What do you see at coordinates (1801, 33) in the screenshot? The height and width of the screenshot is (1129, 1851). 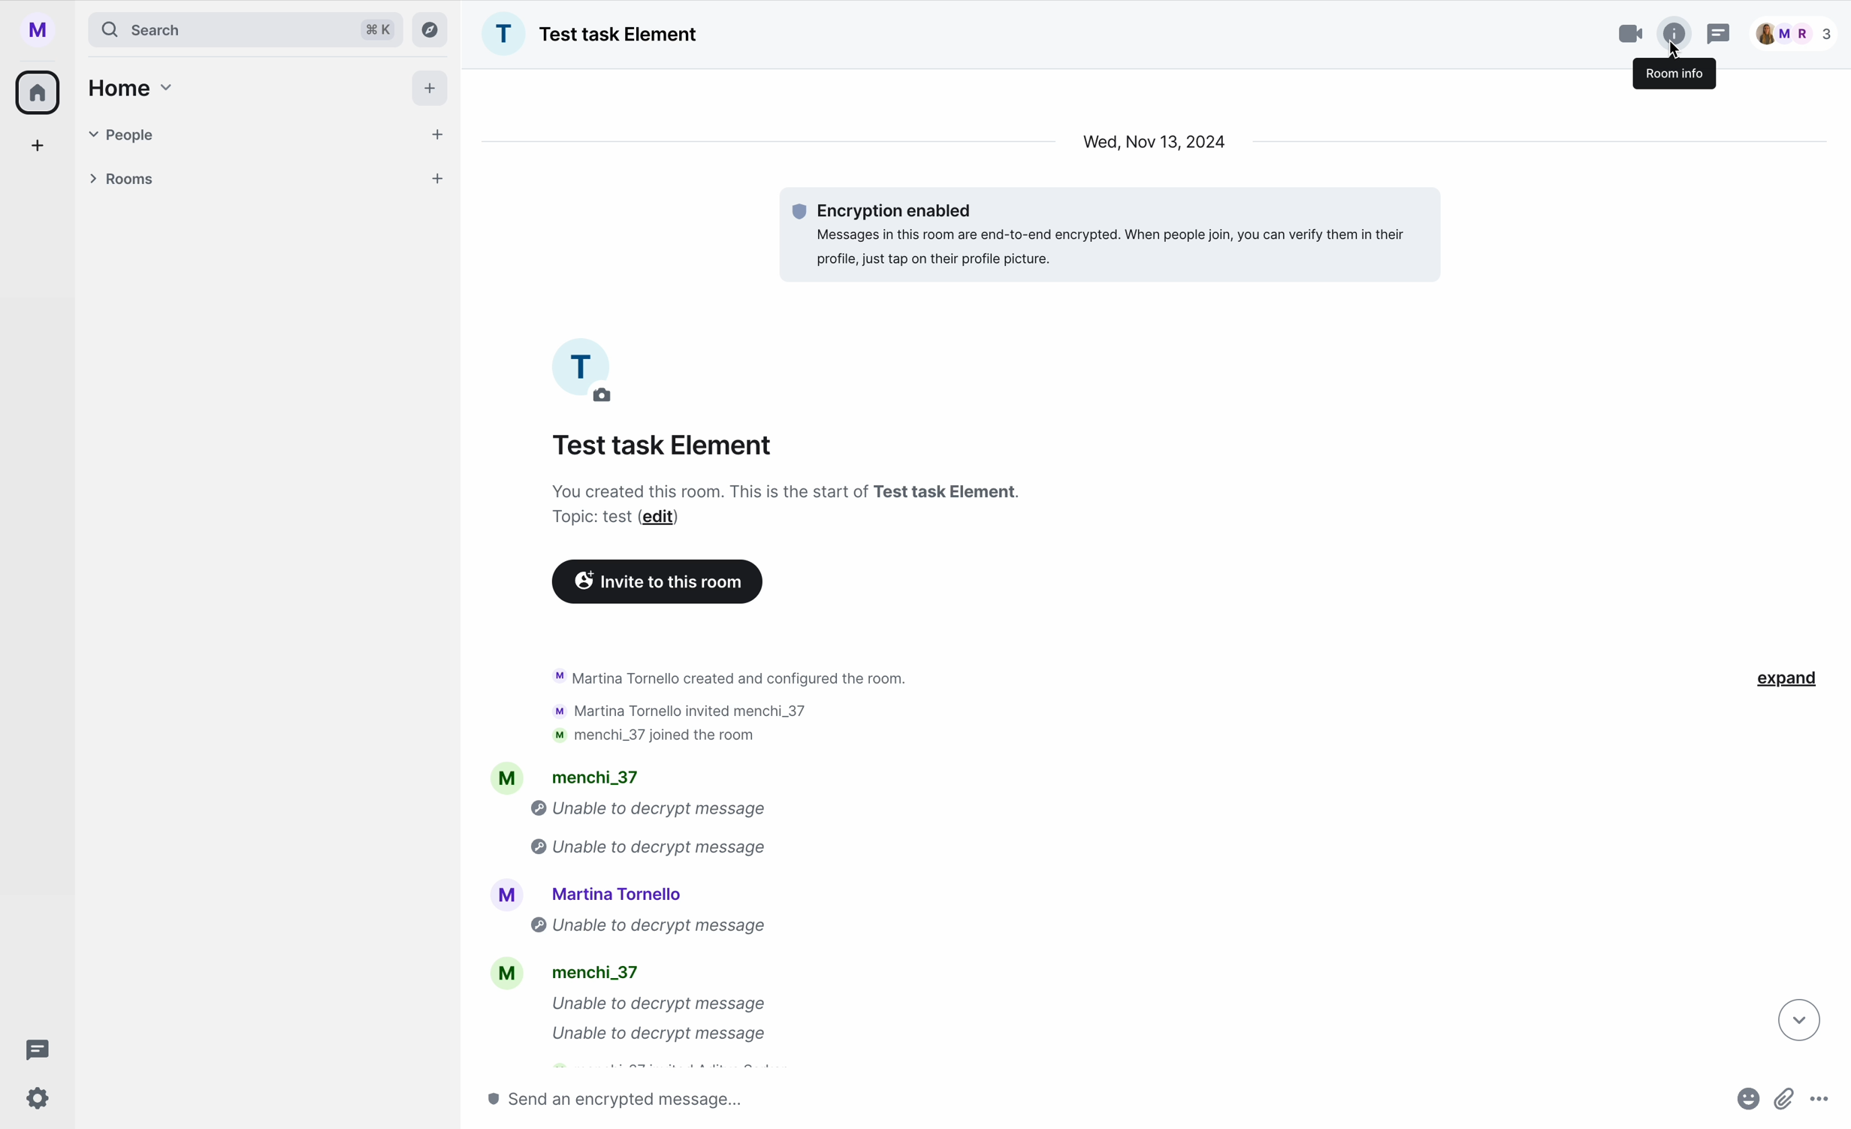 I see `people` at bounding box center [1801, 33].